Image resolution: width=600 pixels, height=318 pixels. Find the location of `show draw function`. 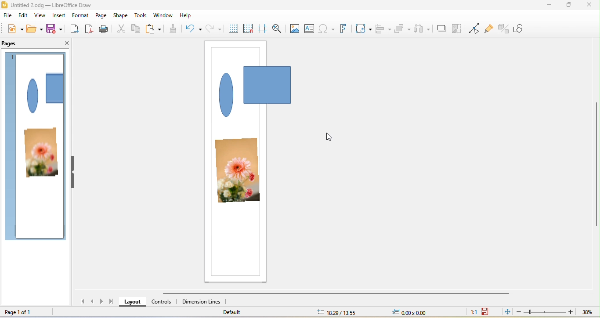

show draw function is located at coordinates (524, 29).